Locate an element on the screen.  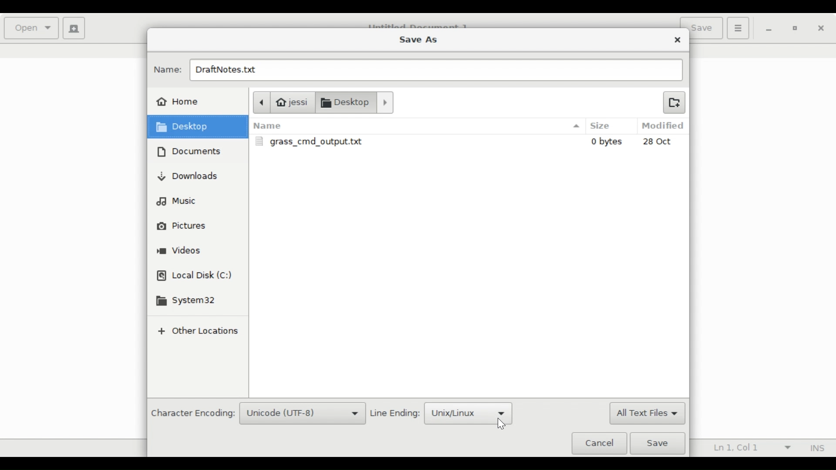
Create a new document is located at coordinates (74, 28).